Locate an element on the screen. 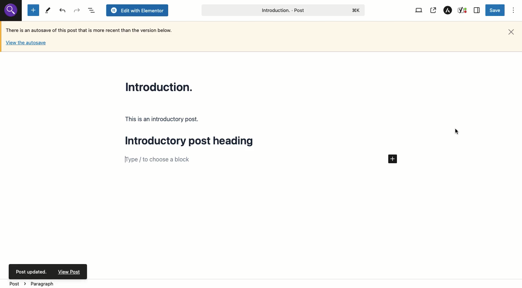 Image resolution: width=522 pixels, height=288 pixels. Saved is located at coordinates (494, 10).